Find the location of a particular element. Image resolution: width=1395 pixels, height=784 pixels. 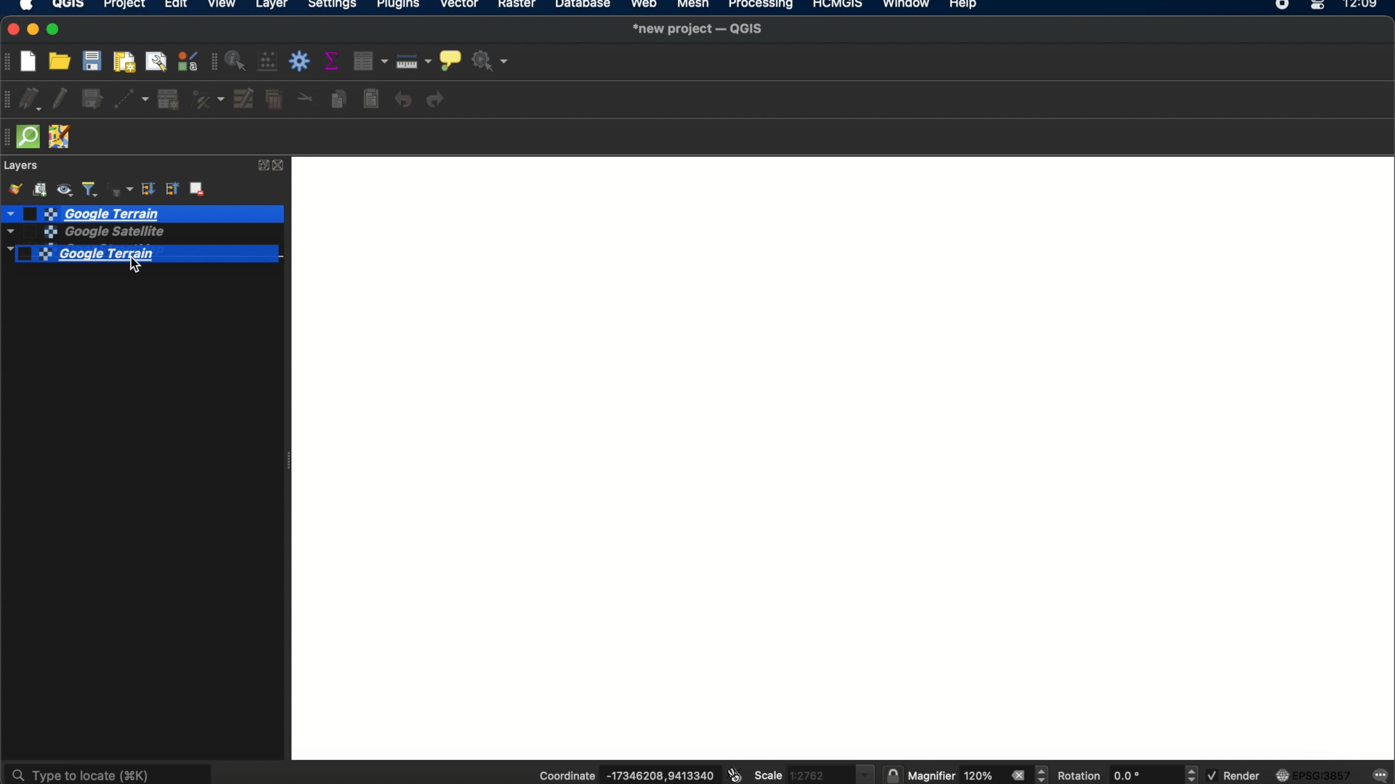

vector is located at coordinates (461, 7).